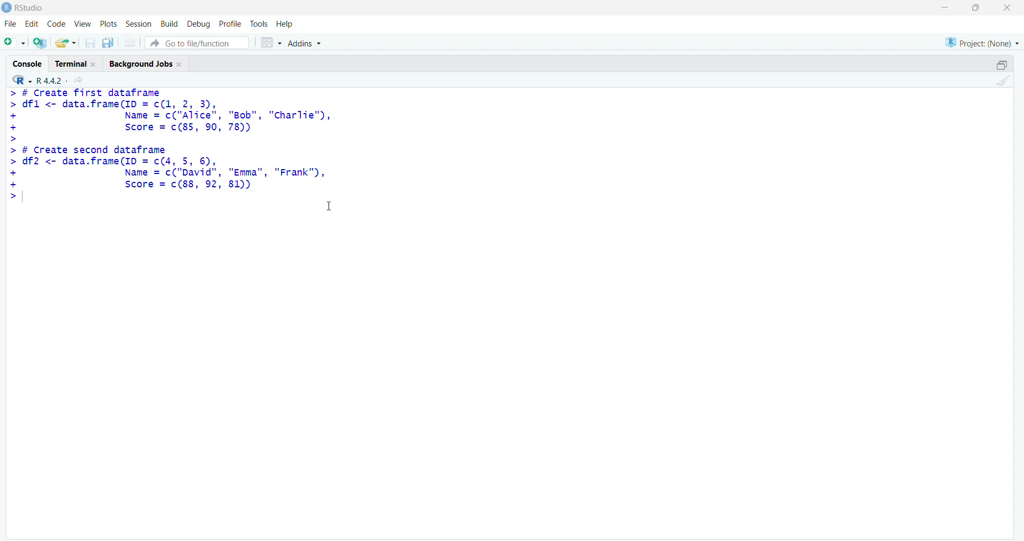 The height and width of the screenshot is (541, 1024). What do you see at coordinates (81, 23) in the screenshot?
I see `View` at bounding box center [81, 23].